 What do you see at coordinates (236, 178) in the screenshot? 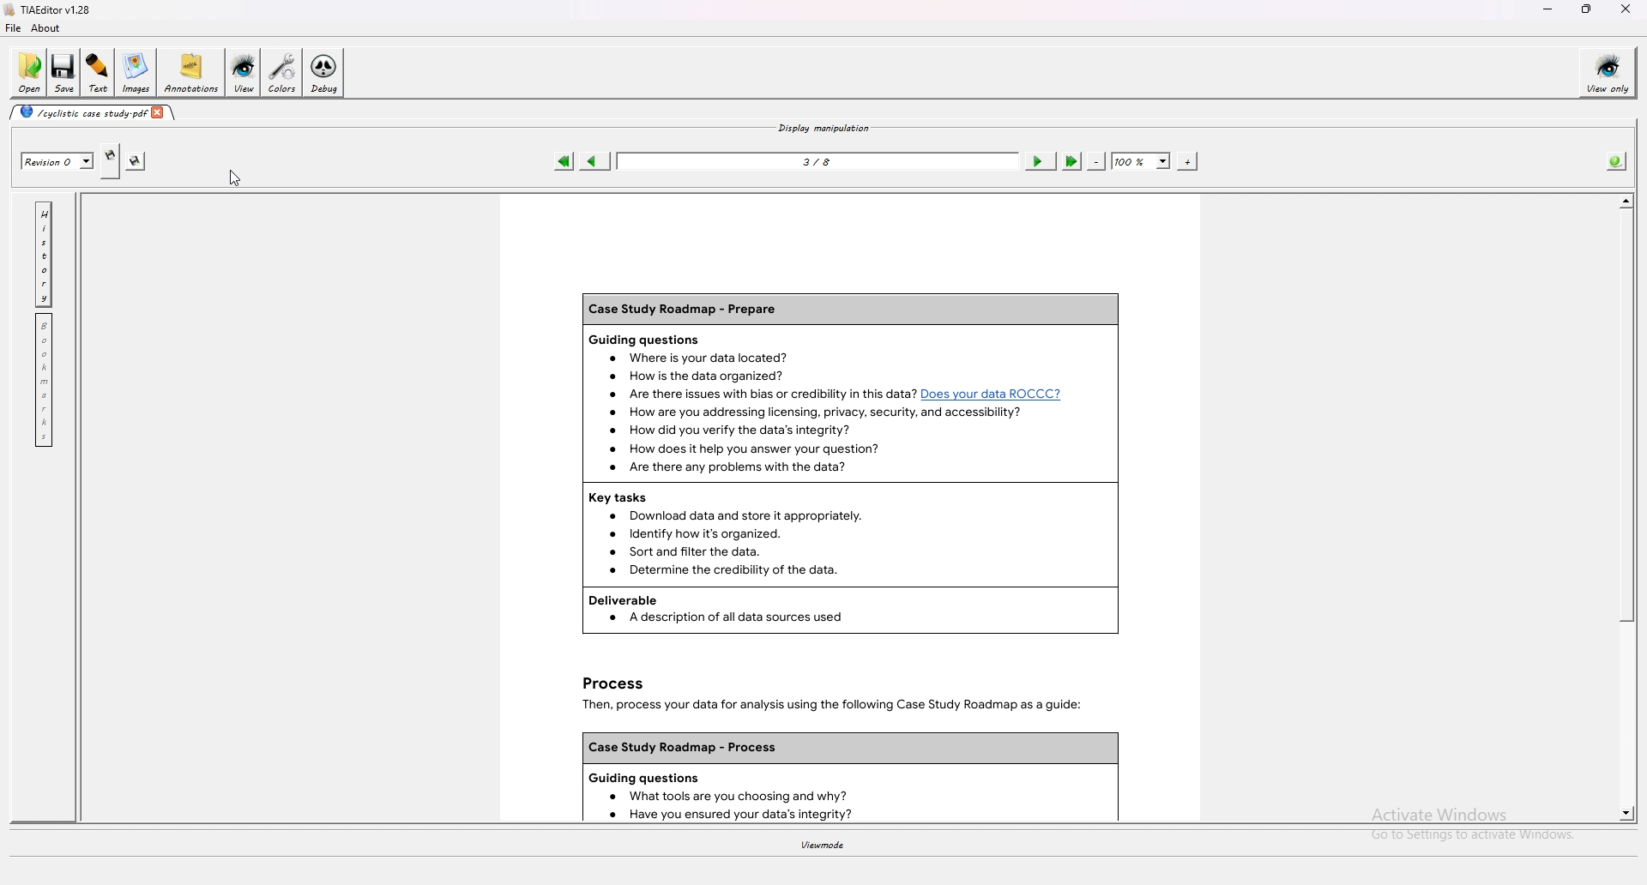
I see `cursor` at bounding box center [236, 178].